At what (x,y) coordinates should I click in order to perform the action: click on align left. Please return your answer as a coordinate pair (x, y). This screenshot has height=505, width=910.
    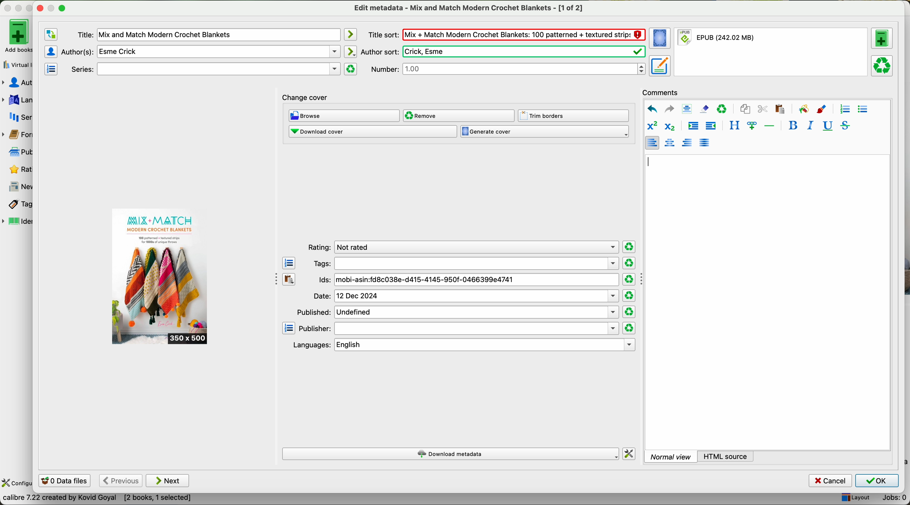
    Looking at the image, I should click on (652, 142).